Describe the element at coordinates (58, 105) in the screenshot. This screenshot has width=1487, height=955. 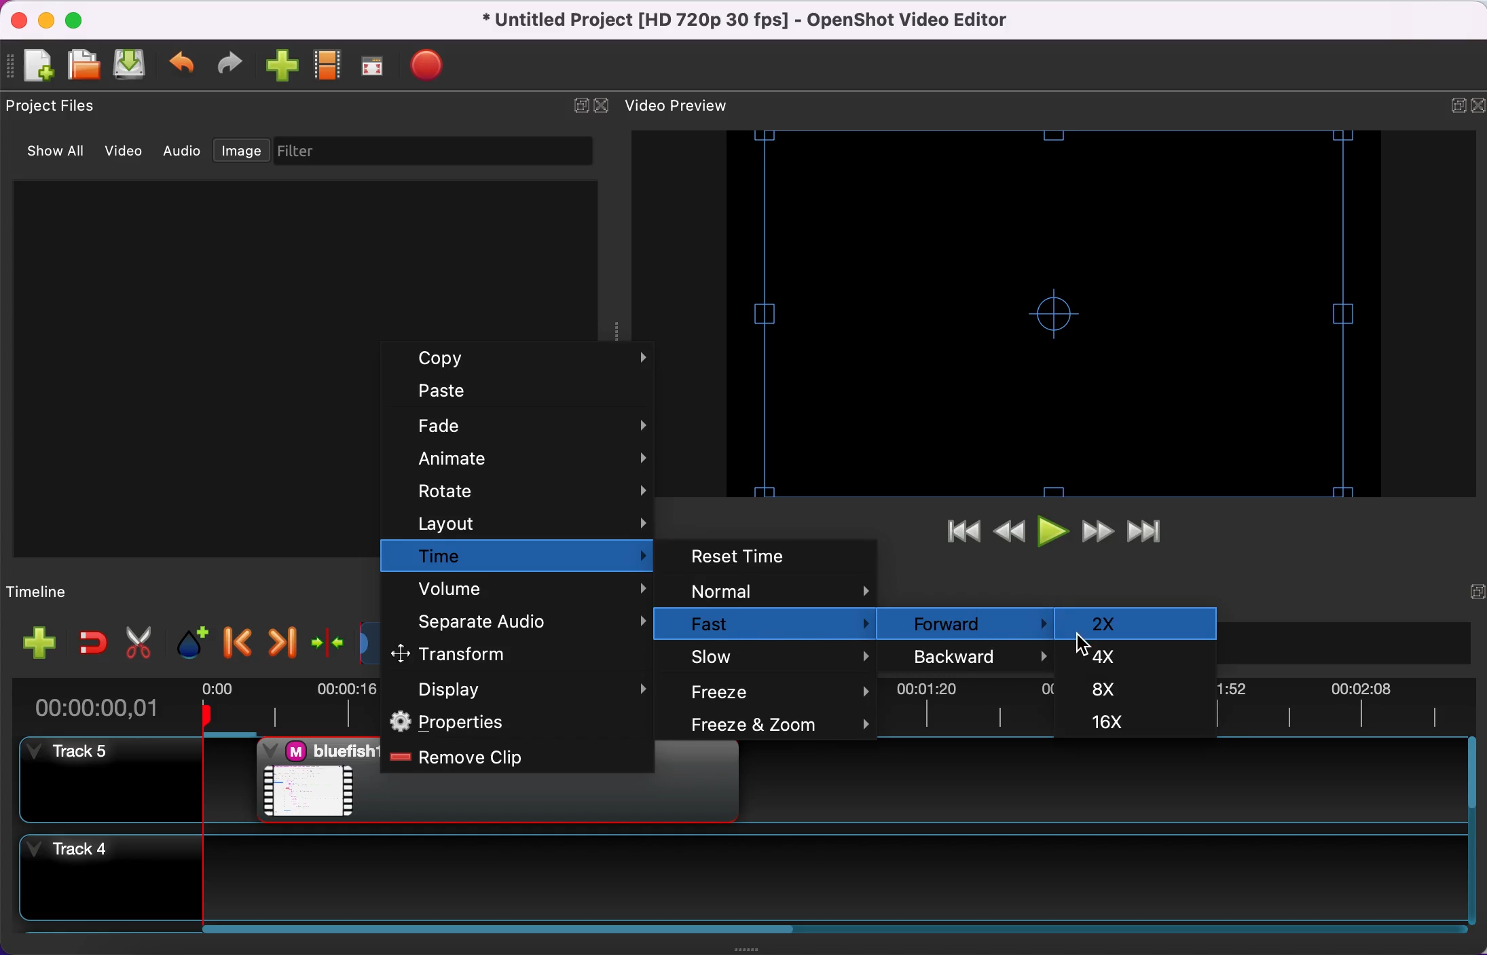
I see `project files` at that location.